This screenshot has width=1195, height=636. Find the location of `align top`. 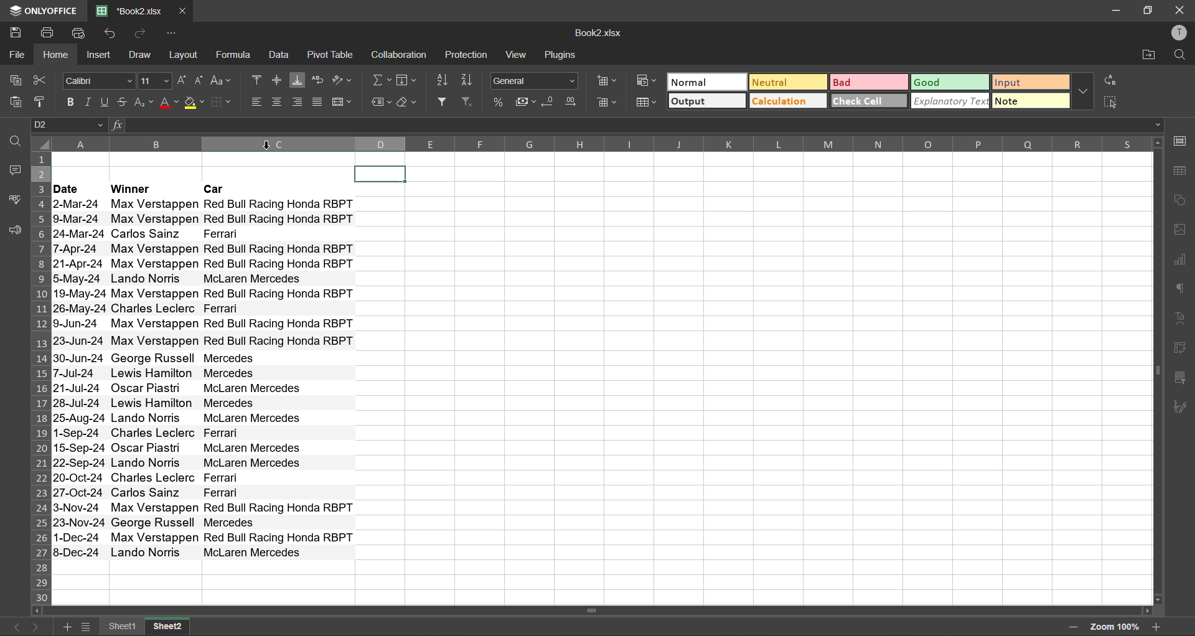

align top is located at coordinates (257, 78).